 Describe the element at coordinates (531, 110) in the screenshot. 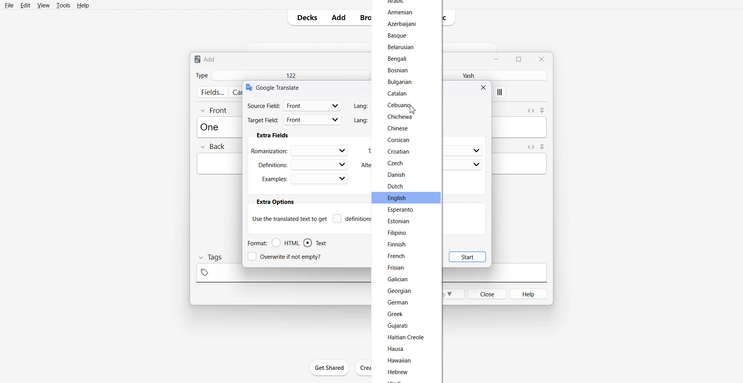

I see `Toggle HTML Editor` at that location.